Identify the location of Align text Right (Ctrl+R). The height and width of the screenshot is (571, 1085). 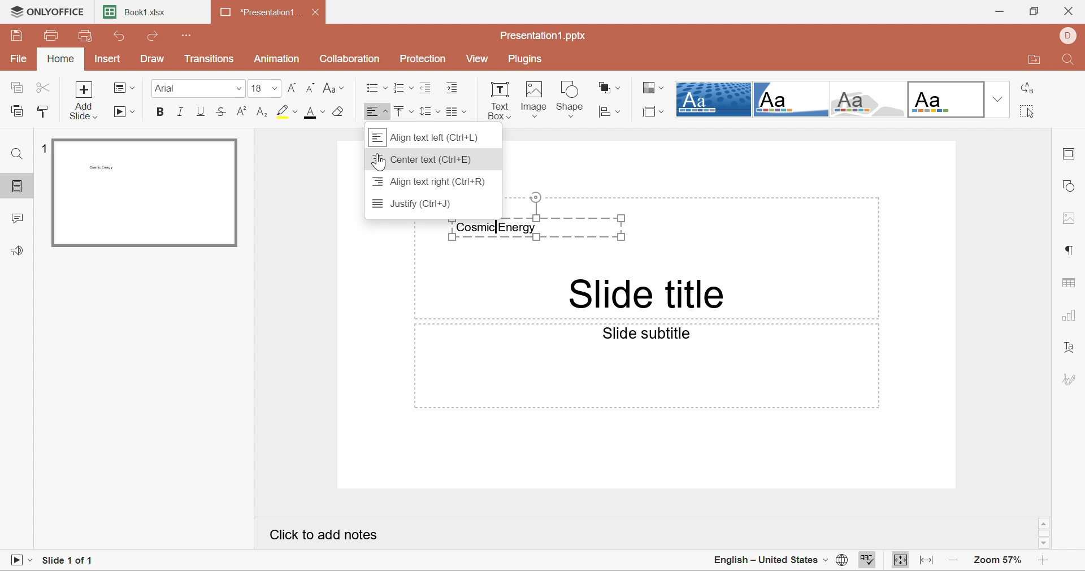
(429, 182).